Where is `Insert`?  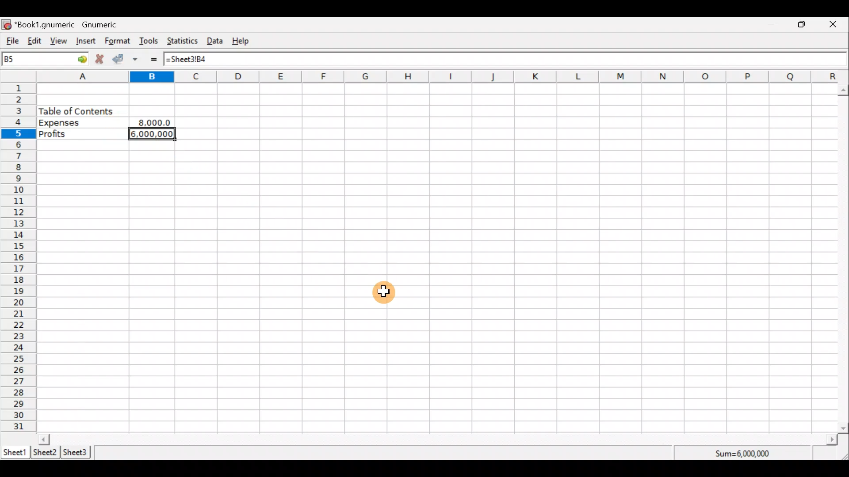
Insert is located at coordinates (88, 42).